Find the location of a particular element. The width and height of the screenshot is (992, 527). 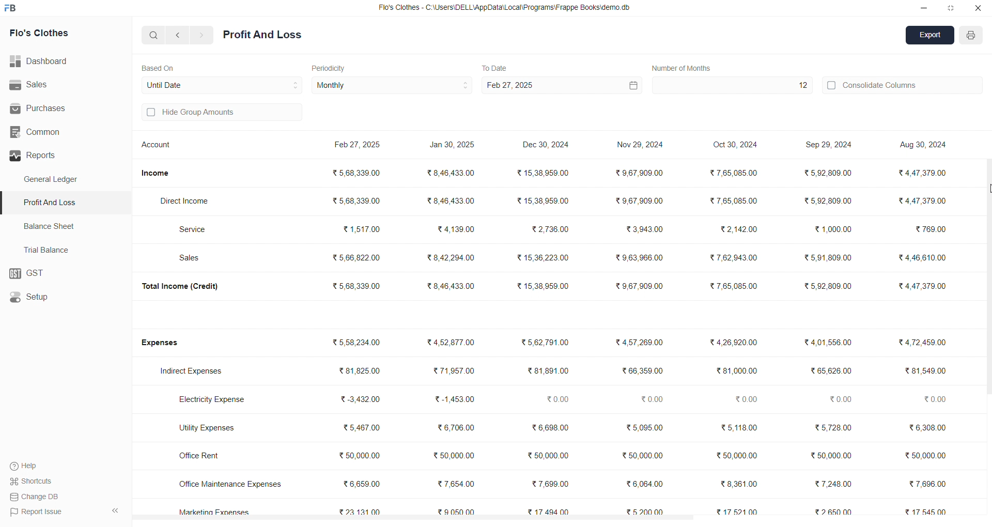

Based On is located at coordinates (160, 67).